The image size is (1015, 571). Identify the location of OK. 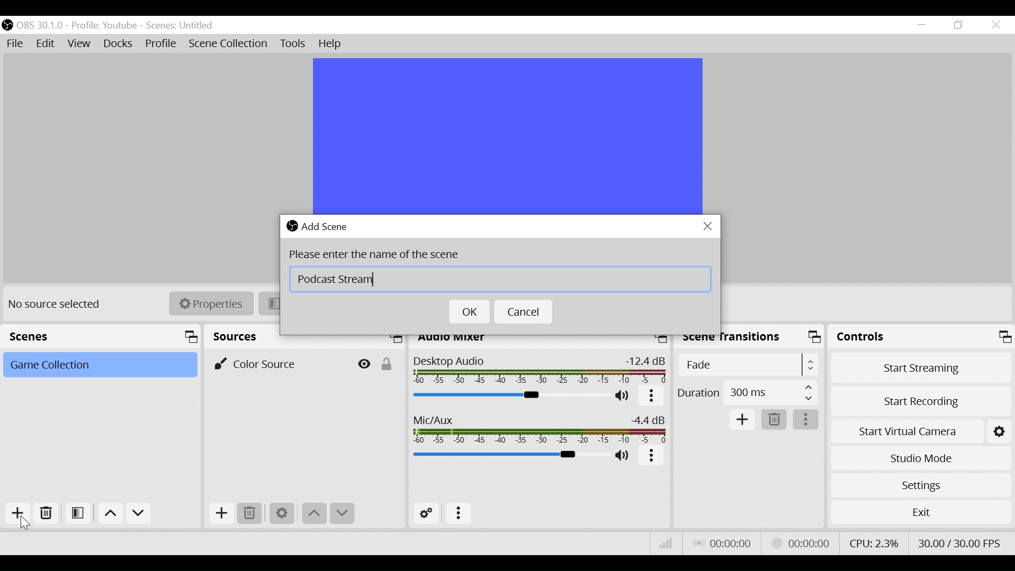
(470, 312).